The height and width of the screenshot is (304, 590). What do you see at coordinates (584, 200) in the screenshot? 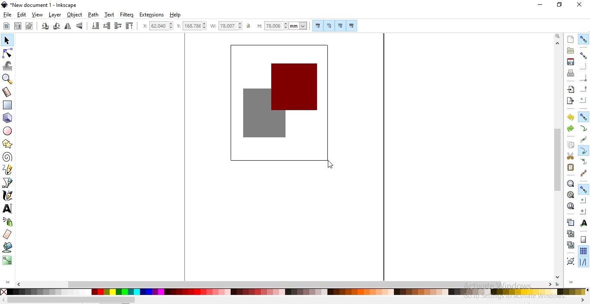
I see `snap centers of objects` at bounding box center [584, 200].